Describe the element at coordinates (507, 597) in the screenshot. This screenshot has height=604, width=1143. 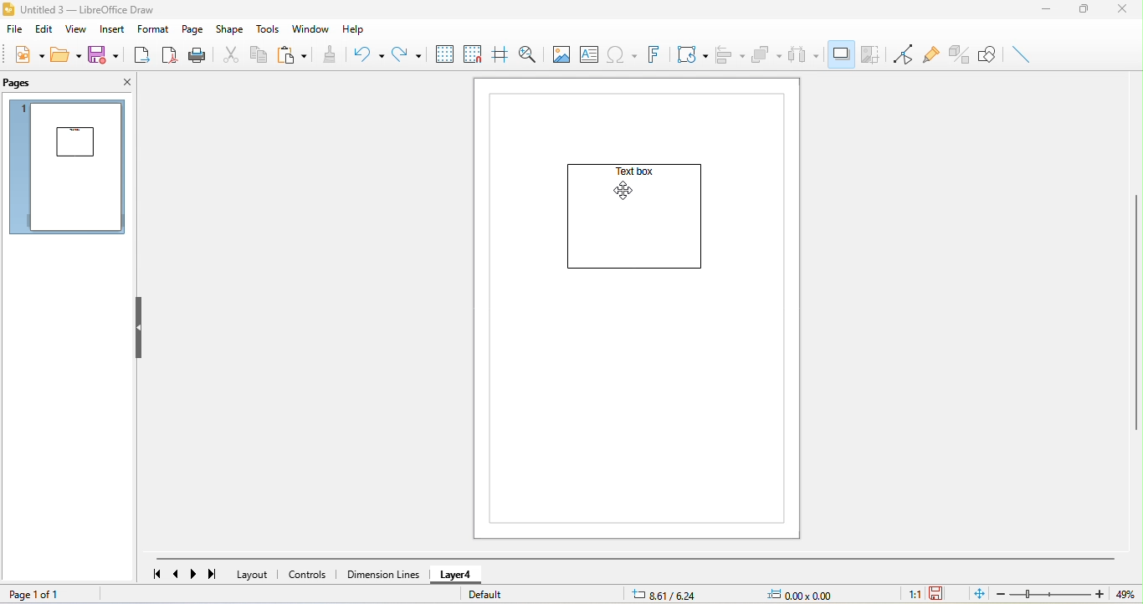
I see `default` at that location.